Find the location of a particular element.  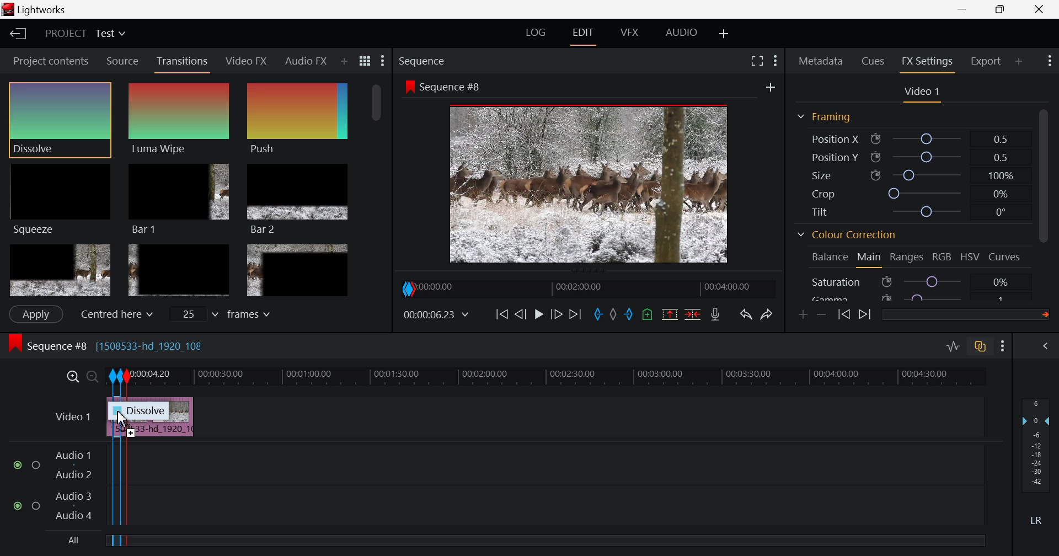

Toggle between list and title view is located at coordinates (366, 61).